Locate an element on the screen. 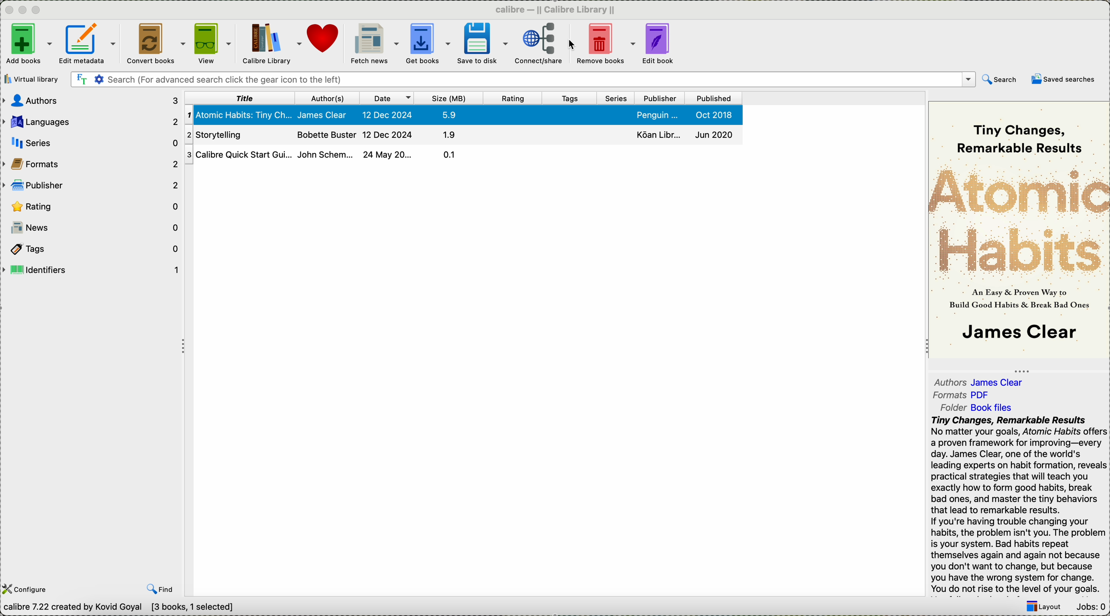 The image size is (1110, 616). layout is located at coordinates (1043, 607).